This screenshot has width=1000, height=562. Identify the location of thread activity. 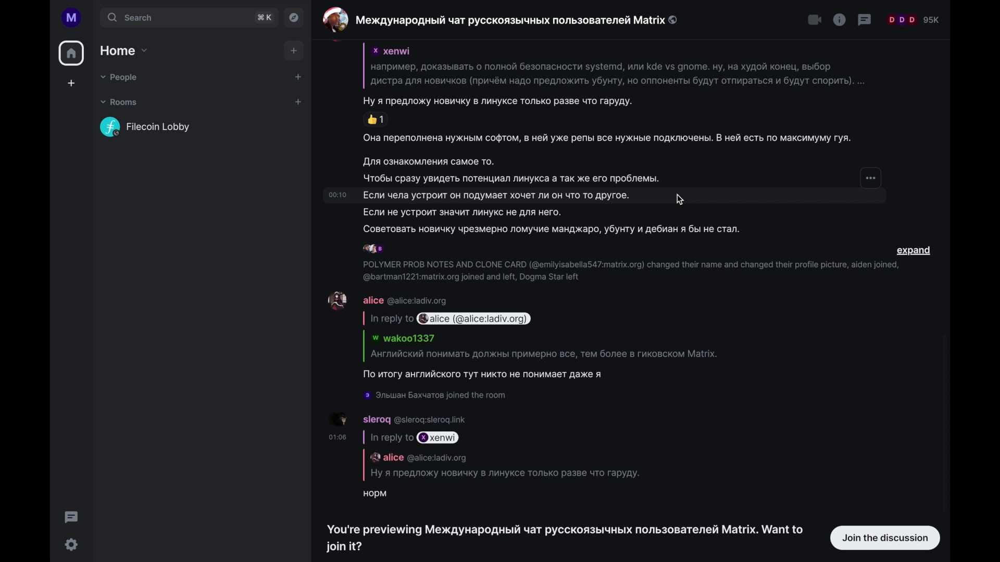
(71, 517).